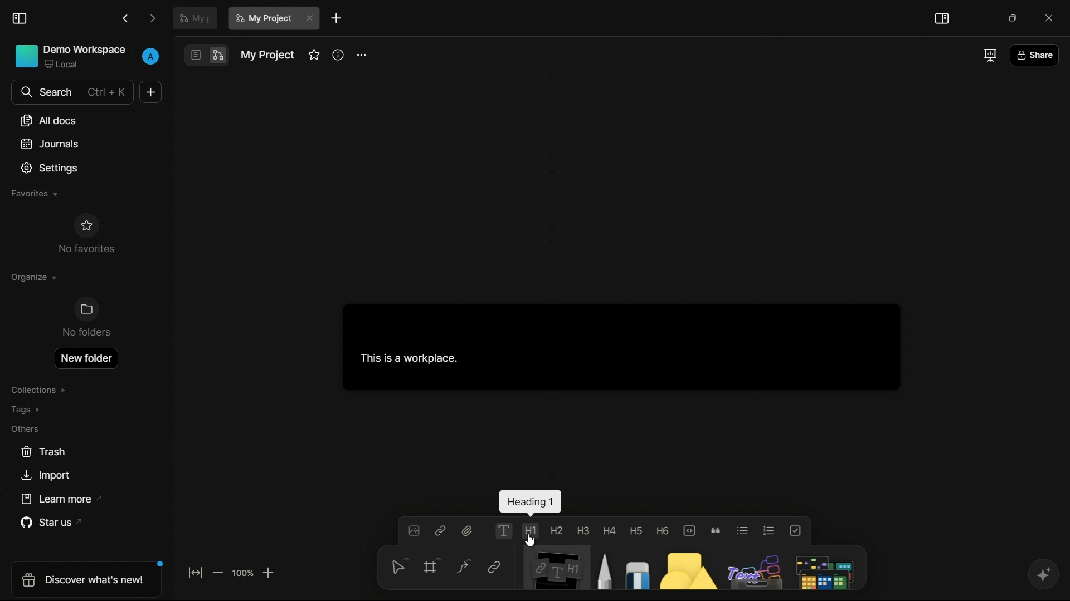 This screenshot has height=601, width=1070. What do you see at coordinates (219, 573) in the screenshot?
I see `zoom out` at bounding box center [219, 573].